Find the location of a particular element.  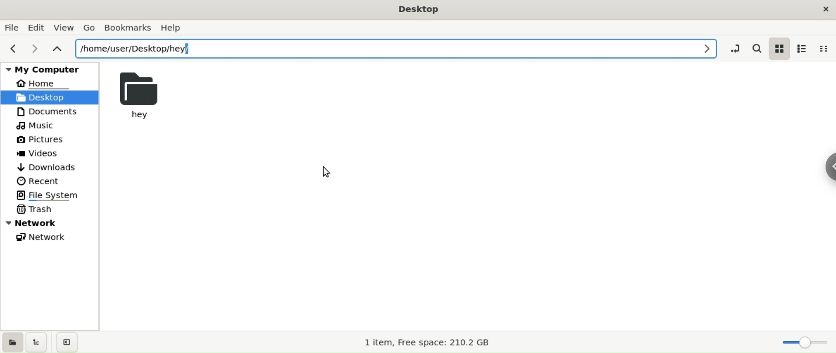

close sidebar is located at coordinates (68, 342).